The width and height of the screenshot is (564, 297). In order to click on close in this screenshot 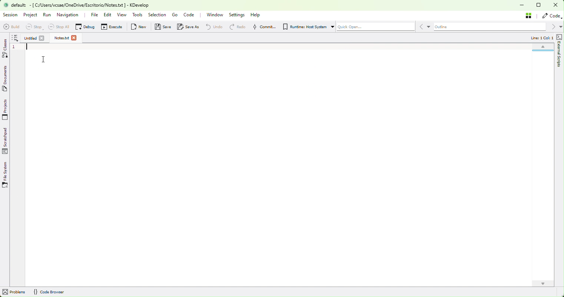, I will do `click(557, 5)`.